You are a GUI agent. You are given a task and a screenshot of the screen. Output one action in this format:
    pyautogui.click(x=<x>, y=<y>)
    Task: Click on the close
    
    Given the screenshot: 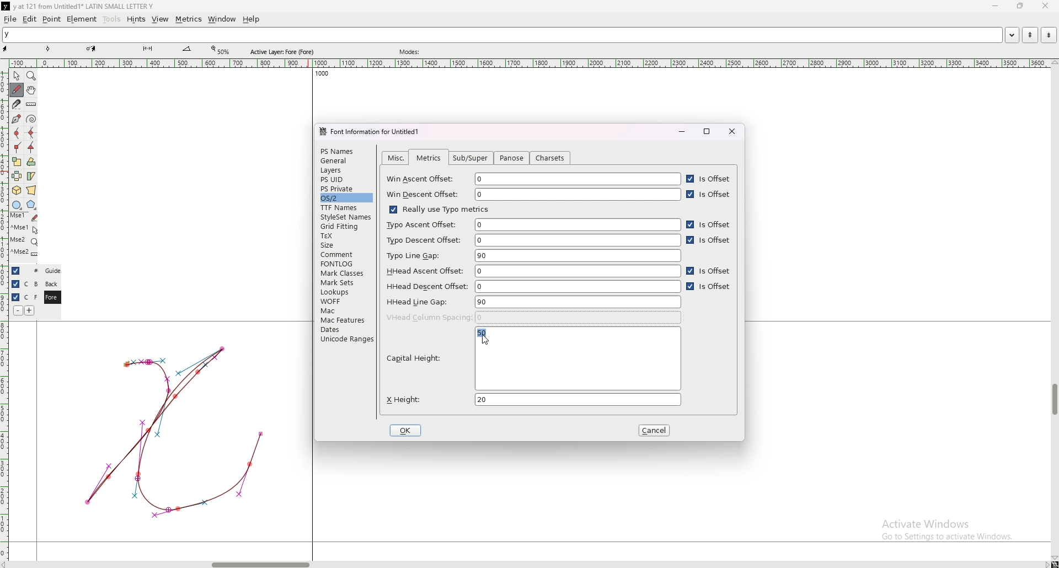 What is the action you would take?
    pyautogui.click(x=1044, y=6)
    